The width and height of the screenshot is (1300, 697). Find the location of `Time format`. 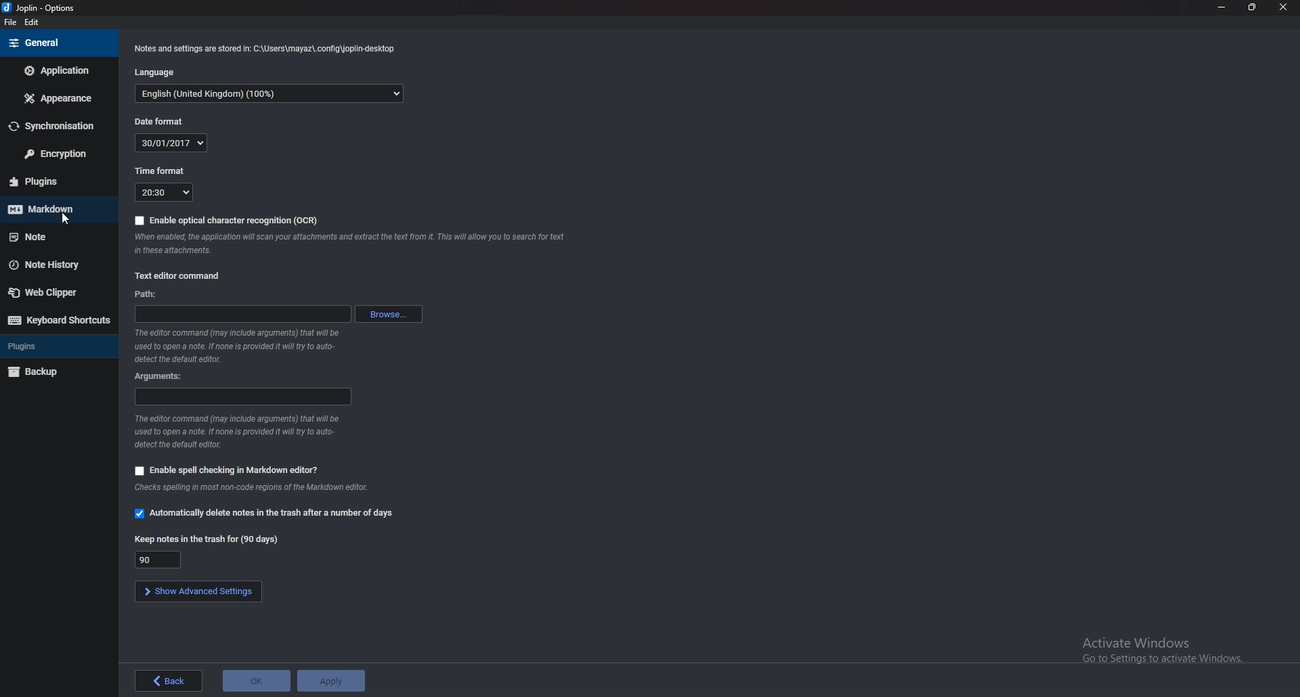

Time format is located at coordinates (161, 171).